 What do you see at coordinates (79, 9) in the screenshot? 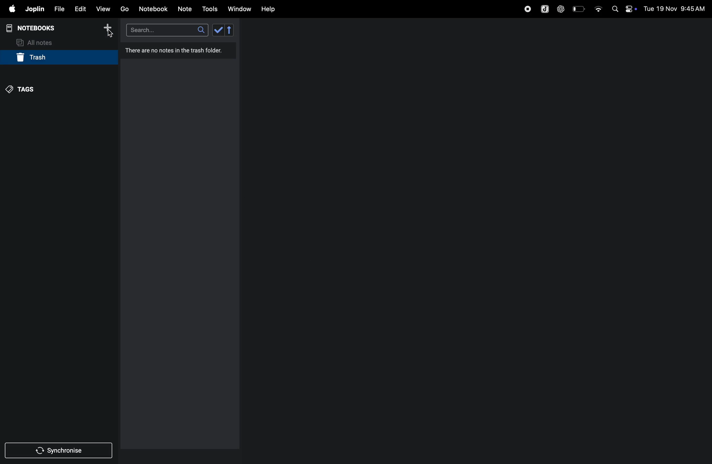
I see `edit` at bounding box center [79, 9].